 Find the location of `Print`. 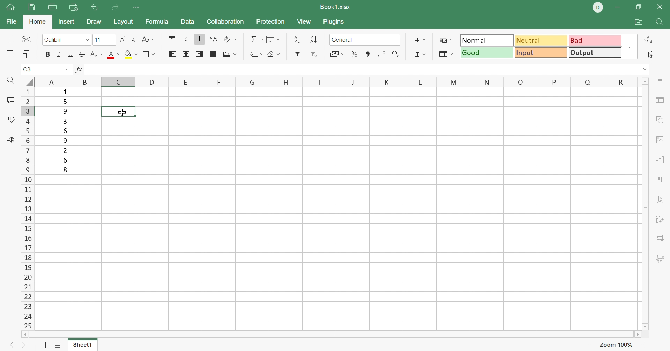

Print is located at coordinates (53, 7).